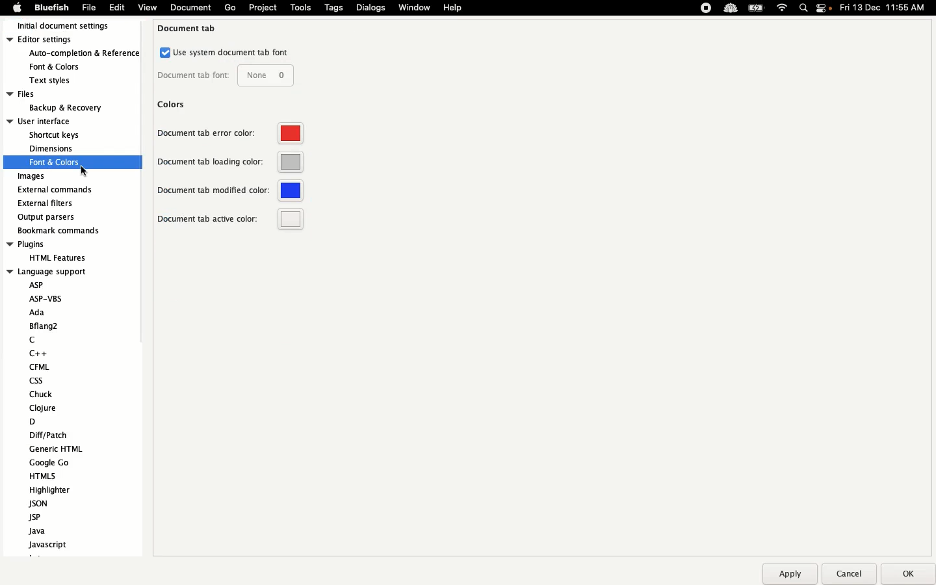 The width and height of the screenshot is (936, 585). I want to click on document, so click(189, 8).